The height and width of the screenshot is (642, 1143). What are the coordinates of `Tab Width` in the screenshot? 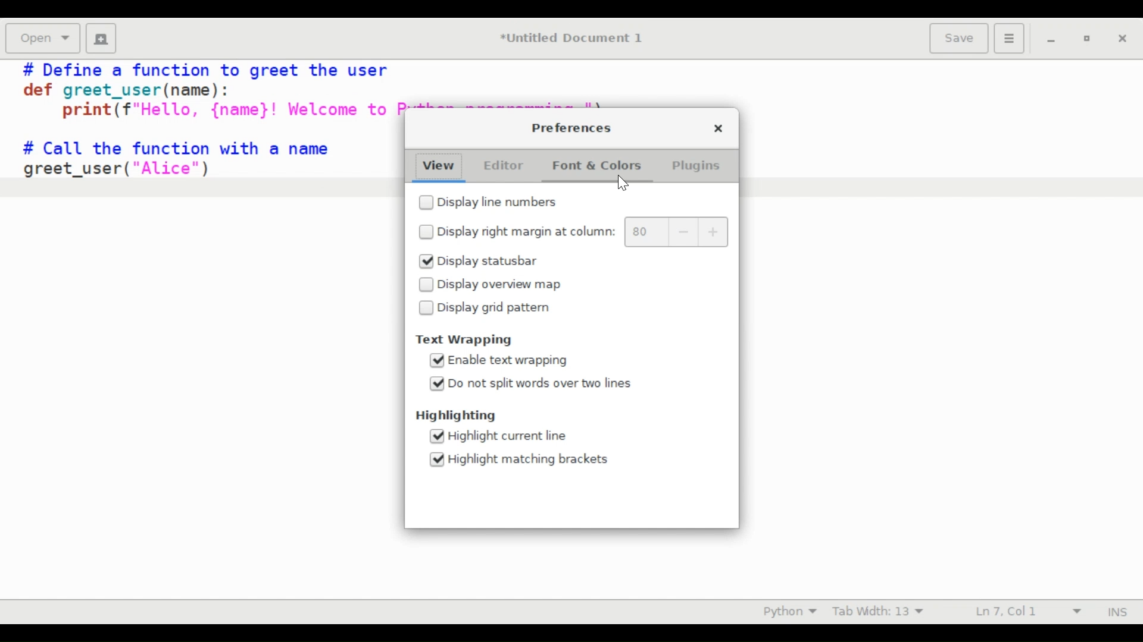 It's located at (876, 612).